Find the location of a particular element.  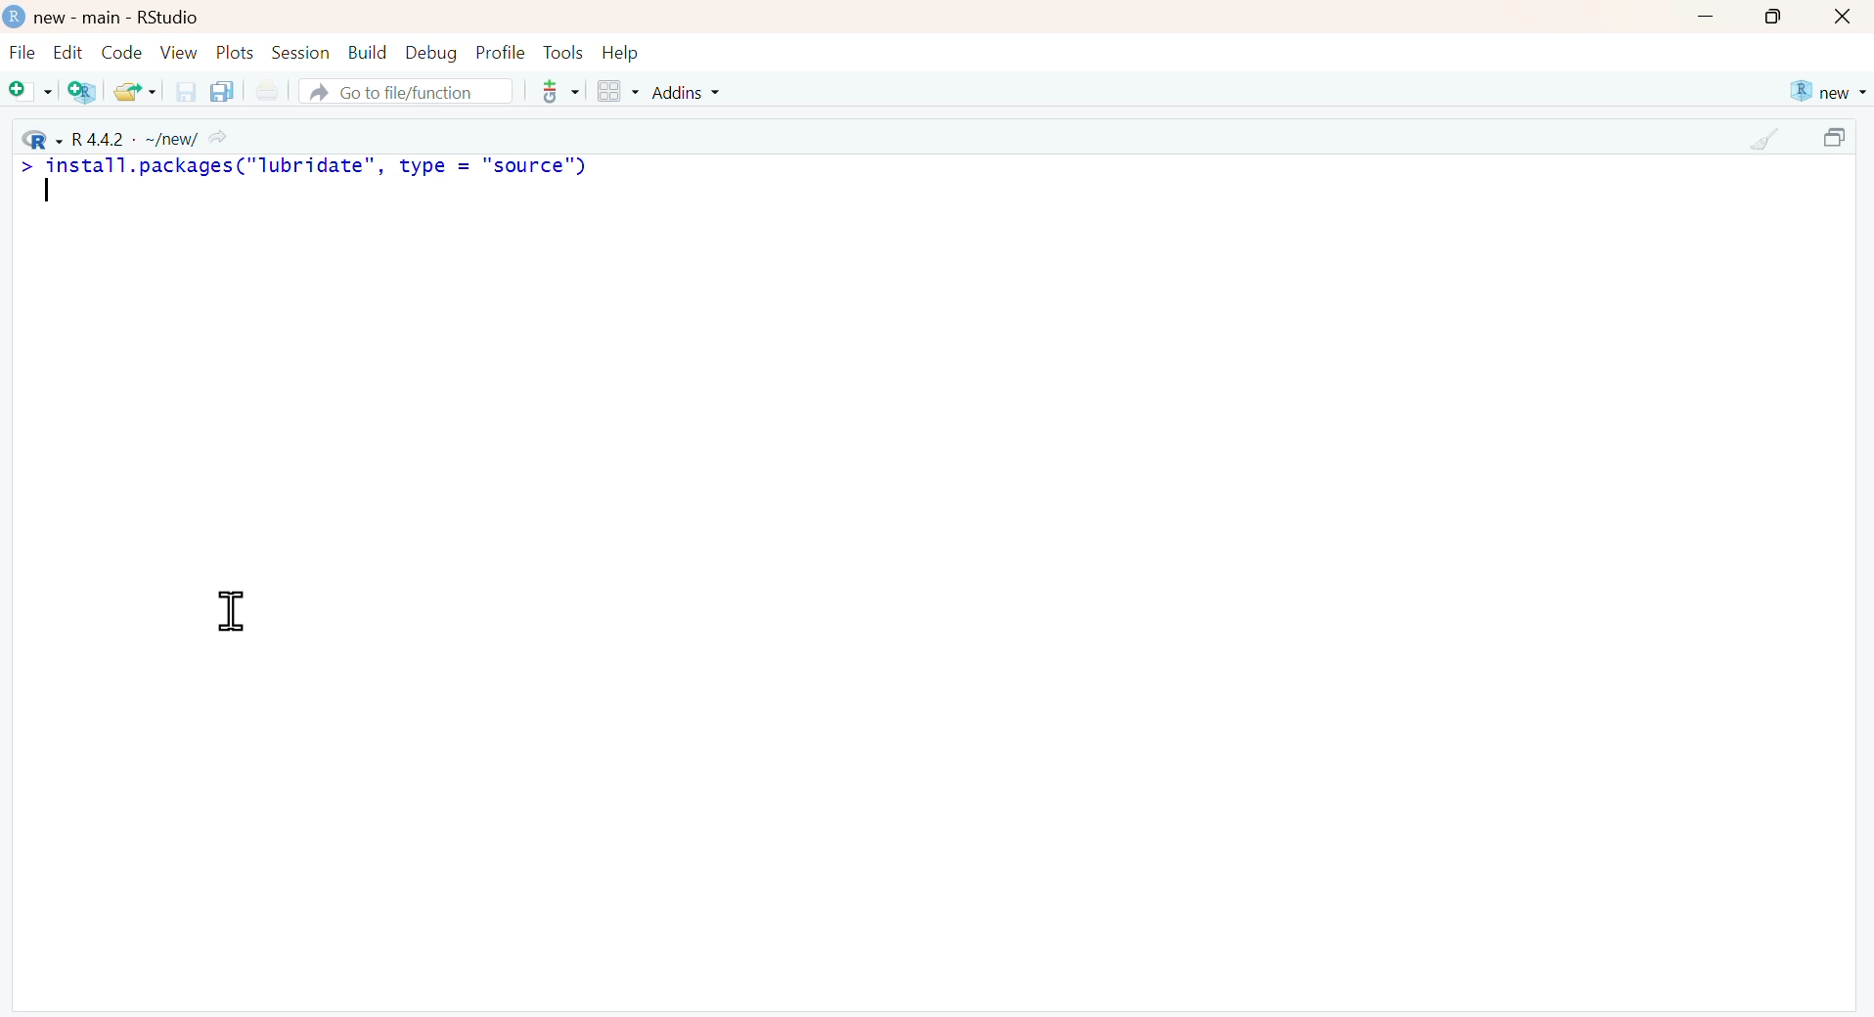

Help is located at coordinates (621, 53).